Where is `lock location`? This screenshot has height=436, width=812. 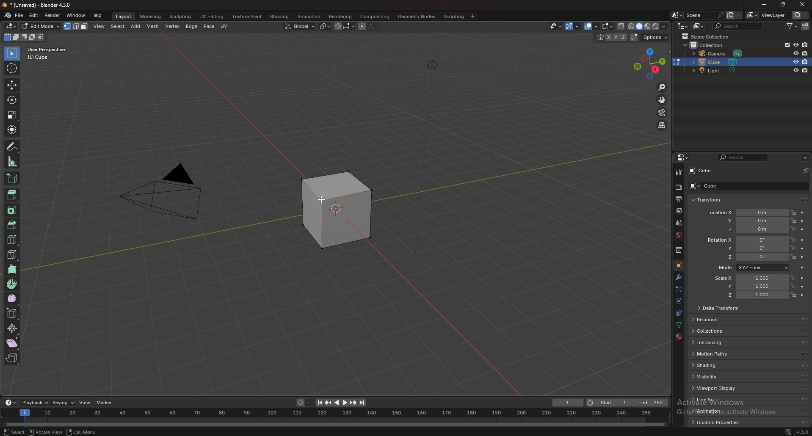
lock location is located at coordinates (794, 286).